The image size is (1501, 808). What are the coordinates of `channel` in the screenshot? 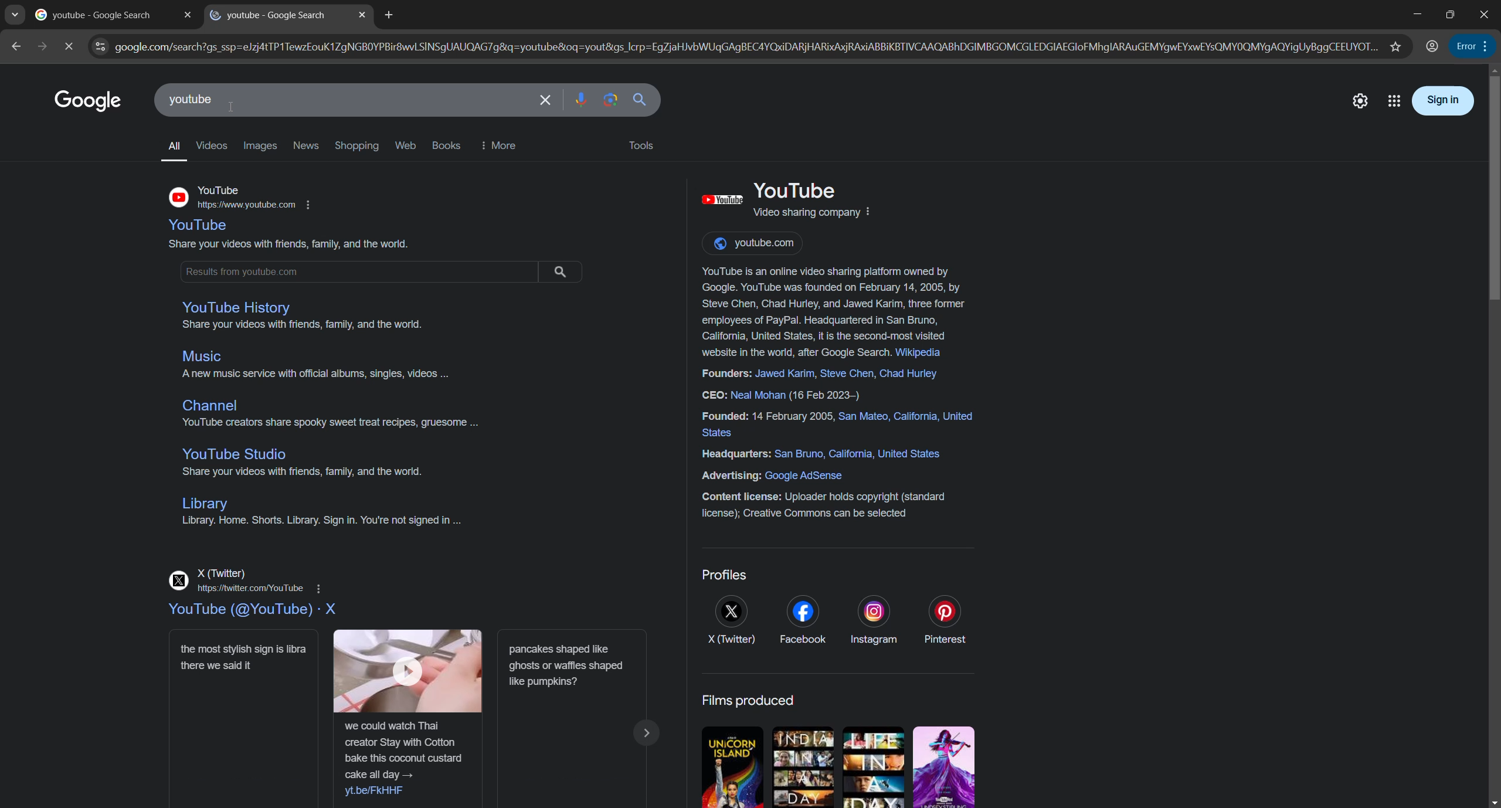 It's located at (212, 406).